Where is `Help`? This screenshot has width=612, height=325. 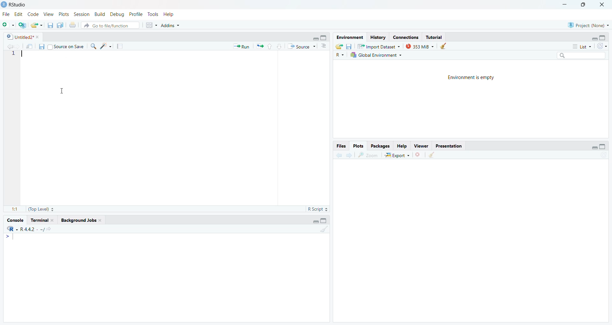
Help is located at coordinates (402, 146).